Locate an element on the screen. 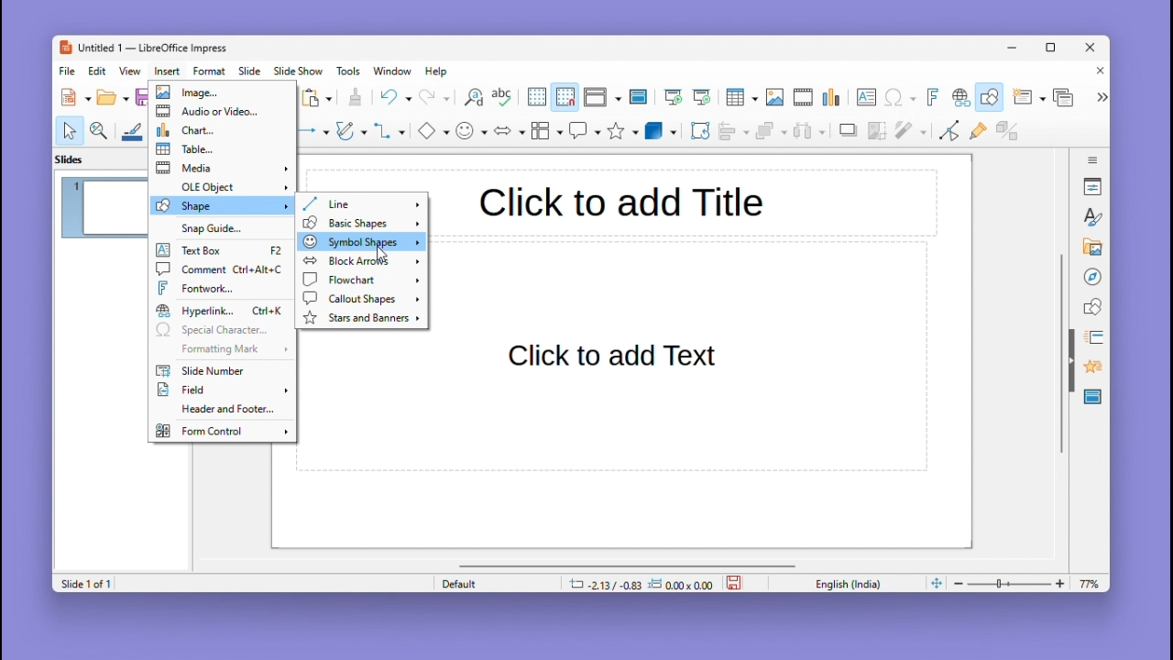 Image resolution: width=1173 pixels, height=660 pixels. Title is located at coordinates (621, 200).